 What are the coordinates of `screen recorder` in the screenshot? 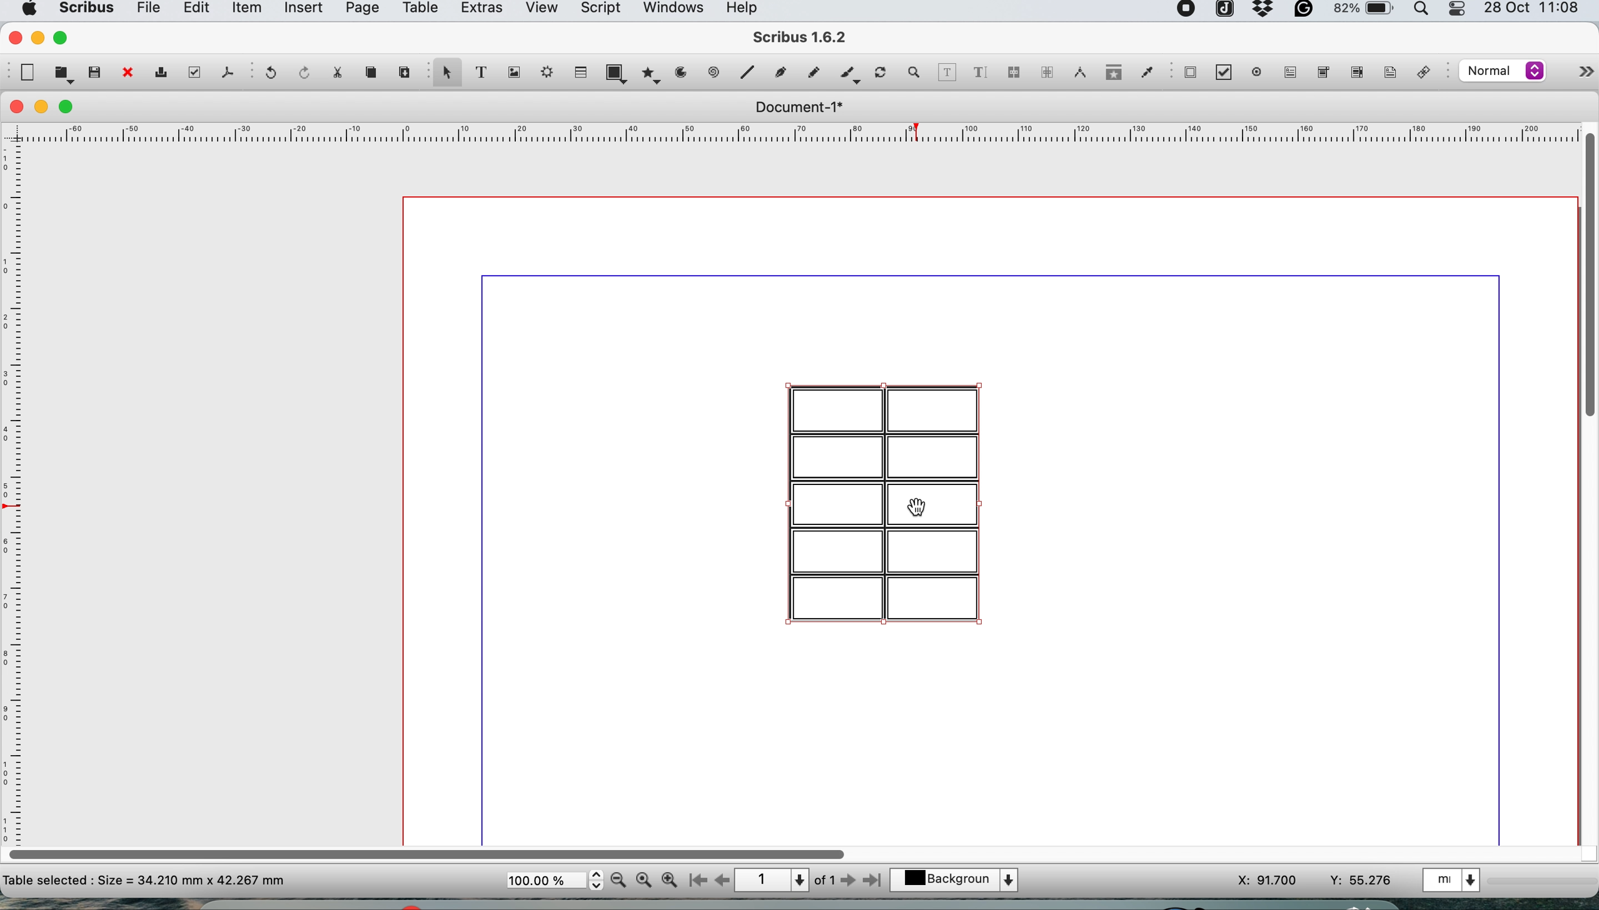 It's located at (1187, 11).